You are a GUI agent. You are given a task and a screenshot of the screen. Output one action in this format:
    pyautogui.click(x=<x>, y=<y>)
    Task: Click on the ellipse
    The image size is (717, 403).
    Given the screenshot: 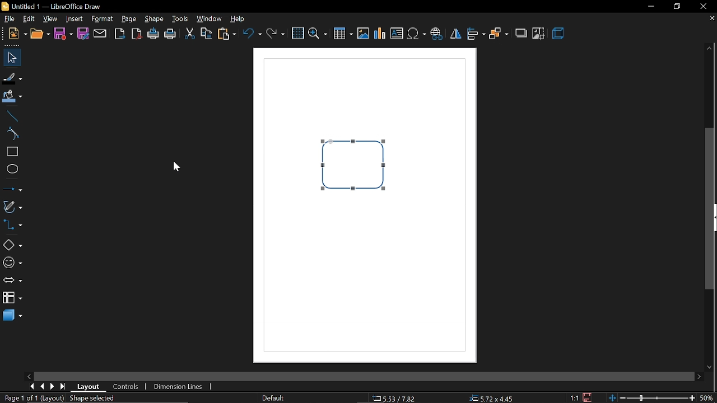 What is the action you would take?
    pyautogui.click(x=12, y=171)
    